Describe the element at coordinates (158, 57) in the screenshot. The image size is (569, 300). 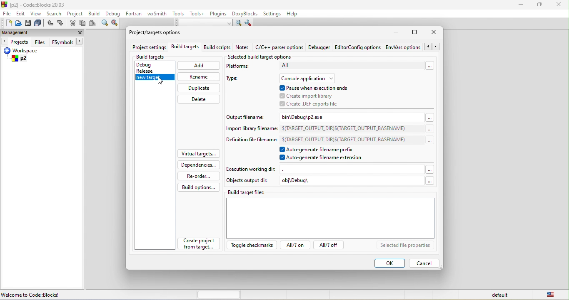
I see `build targets` at that location.